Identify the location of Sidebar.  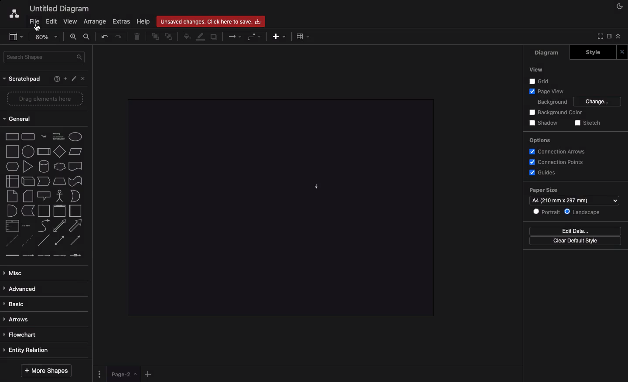
(13, 35).